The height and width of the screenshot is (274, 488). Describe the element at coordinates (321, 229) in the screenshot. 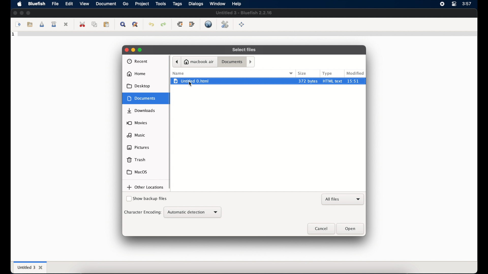

I see `close` at that location.